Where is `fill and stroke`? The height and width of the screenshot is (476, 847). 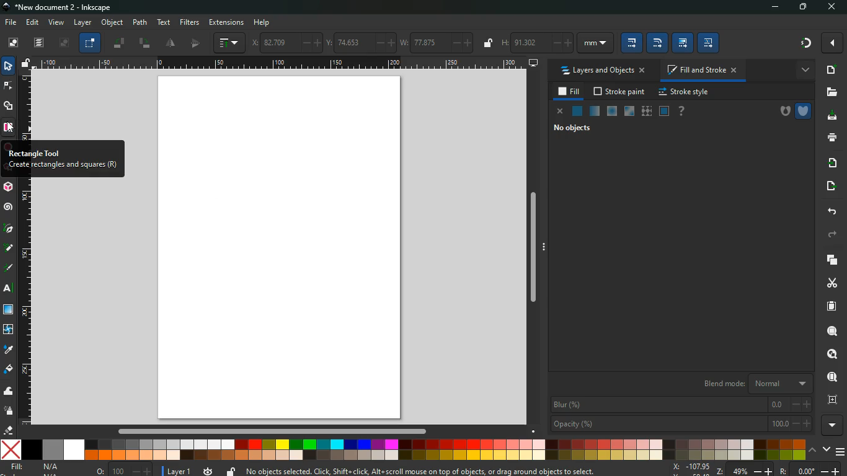 fill and stroke is located at coordinates (702, 69).